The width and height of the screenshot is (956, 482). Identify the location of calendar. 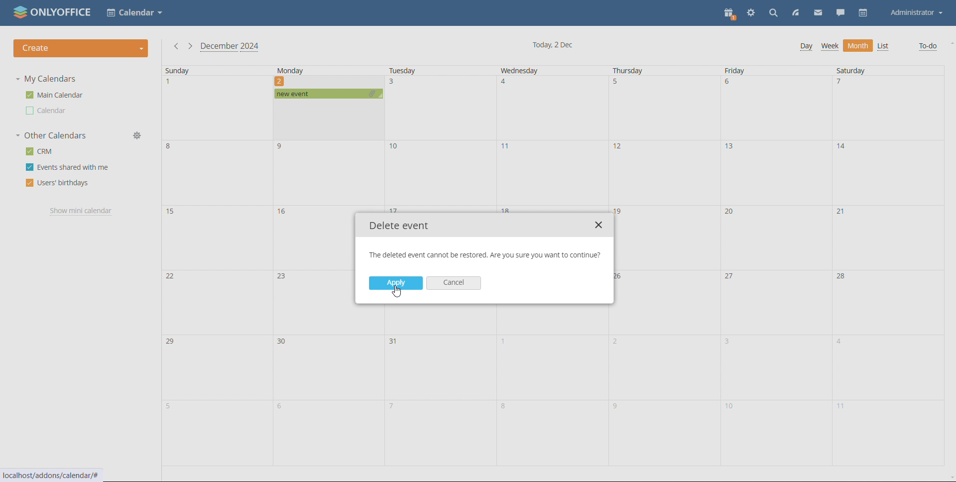
(863, 13).